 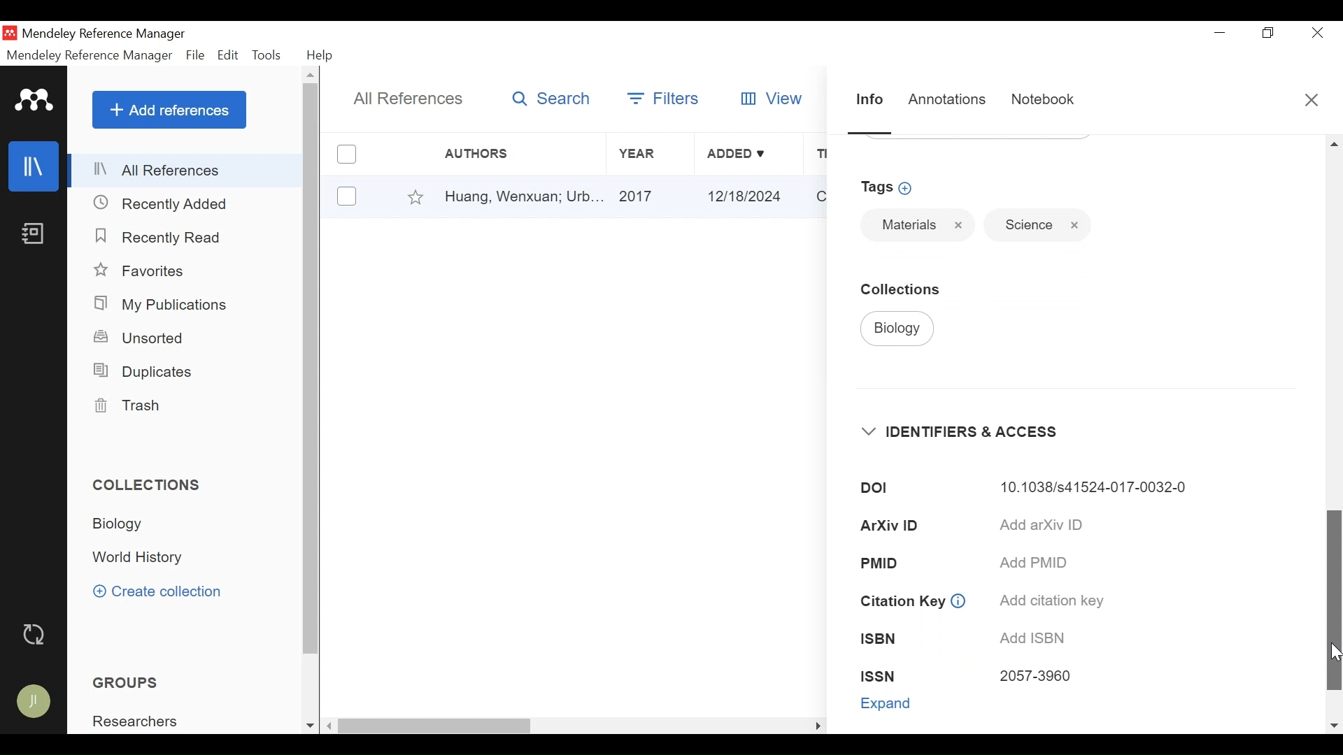 I want to click on Scroll down, so click(x=308, y=726).